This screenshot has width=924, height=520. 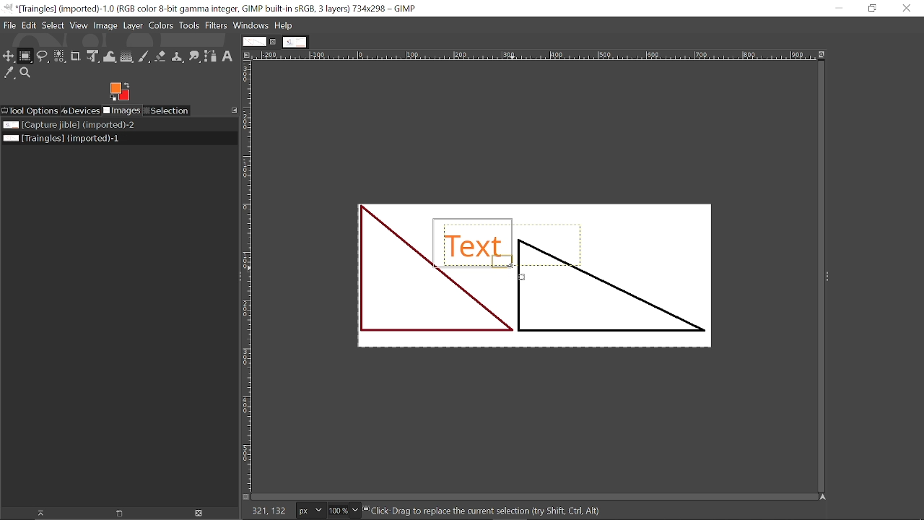 What do you see at coordinates (248, 277) in the screenshot?
I see `vertical label` at bounding box center [248, 277].